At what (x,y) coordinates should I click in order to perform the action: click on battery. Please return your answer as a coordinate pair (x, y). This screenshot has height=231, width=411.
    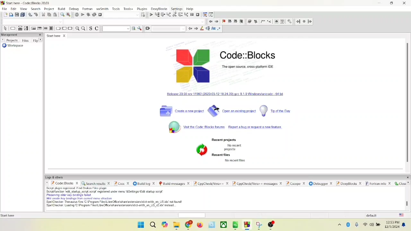
    Looking at the image, I should click on (378, 224).